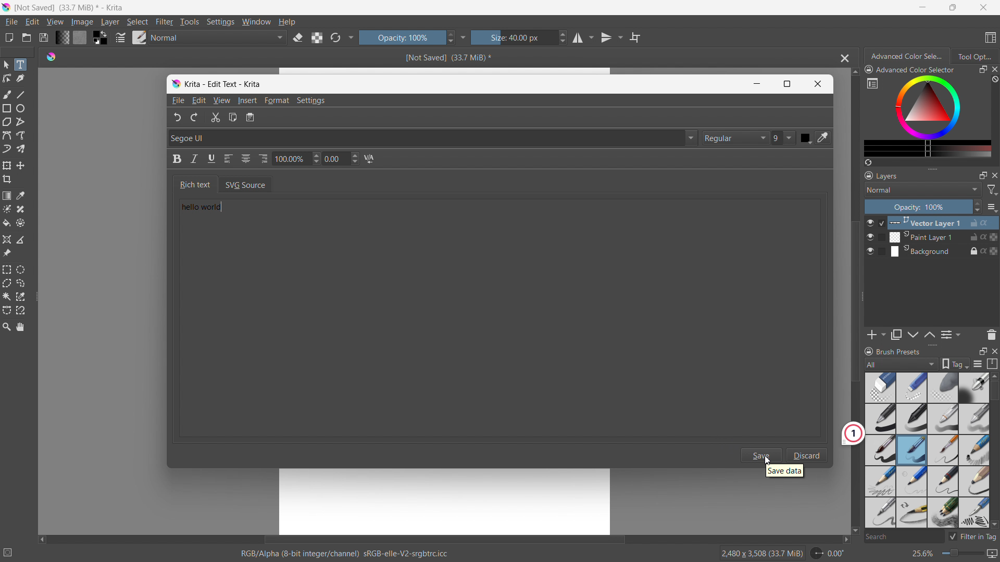  I want to click on small pin brush, so click(942, 451).